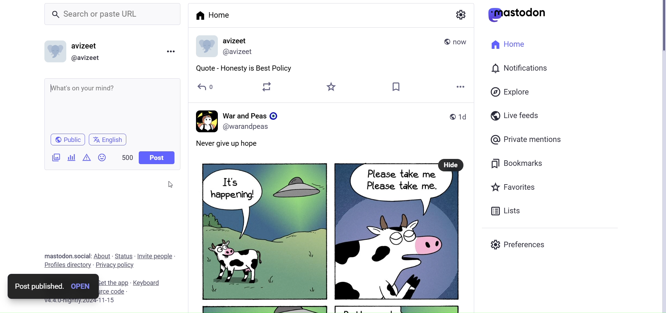 The image size is (666, 313). I want to click on Bookmarks, so click(516, 162).